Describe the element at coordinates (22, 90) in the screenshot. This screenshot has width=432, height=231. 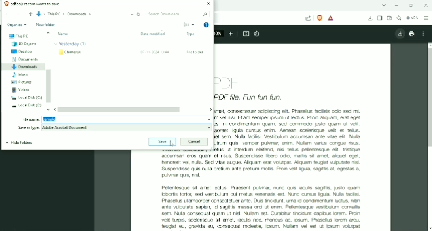
I see `Videos` at that location.